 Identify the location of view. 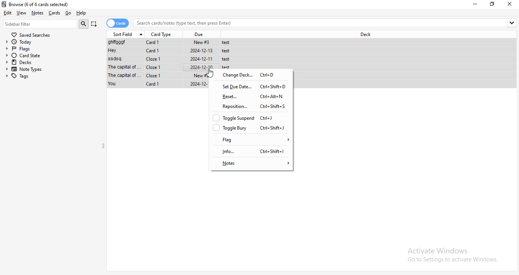
(22, 12).